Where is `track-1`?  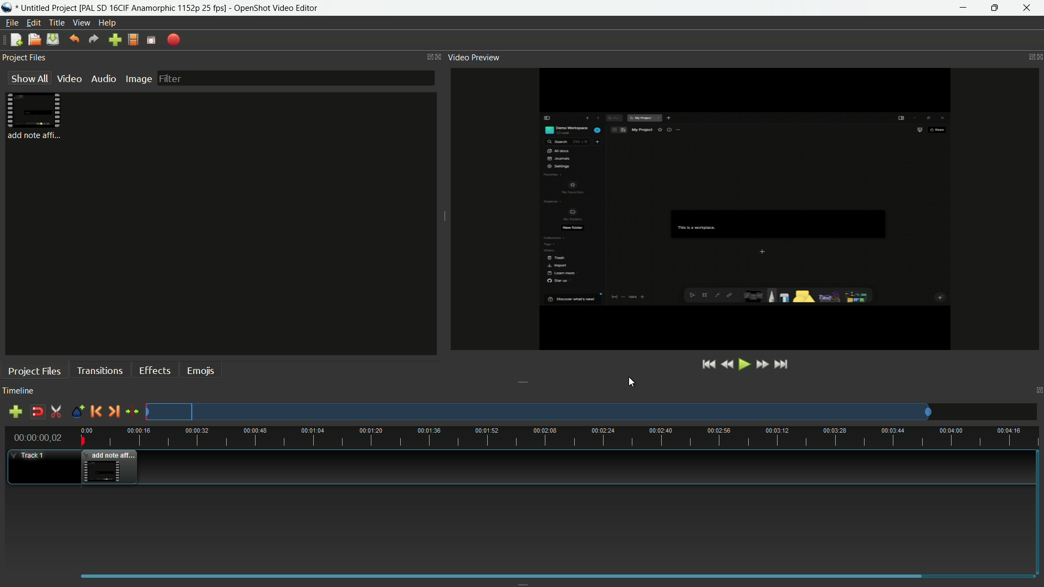
track-1 is located at coordinates (32, 455).